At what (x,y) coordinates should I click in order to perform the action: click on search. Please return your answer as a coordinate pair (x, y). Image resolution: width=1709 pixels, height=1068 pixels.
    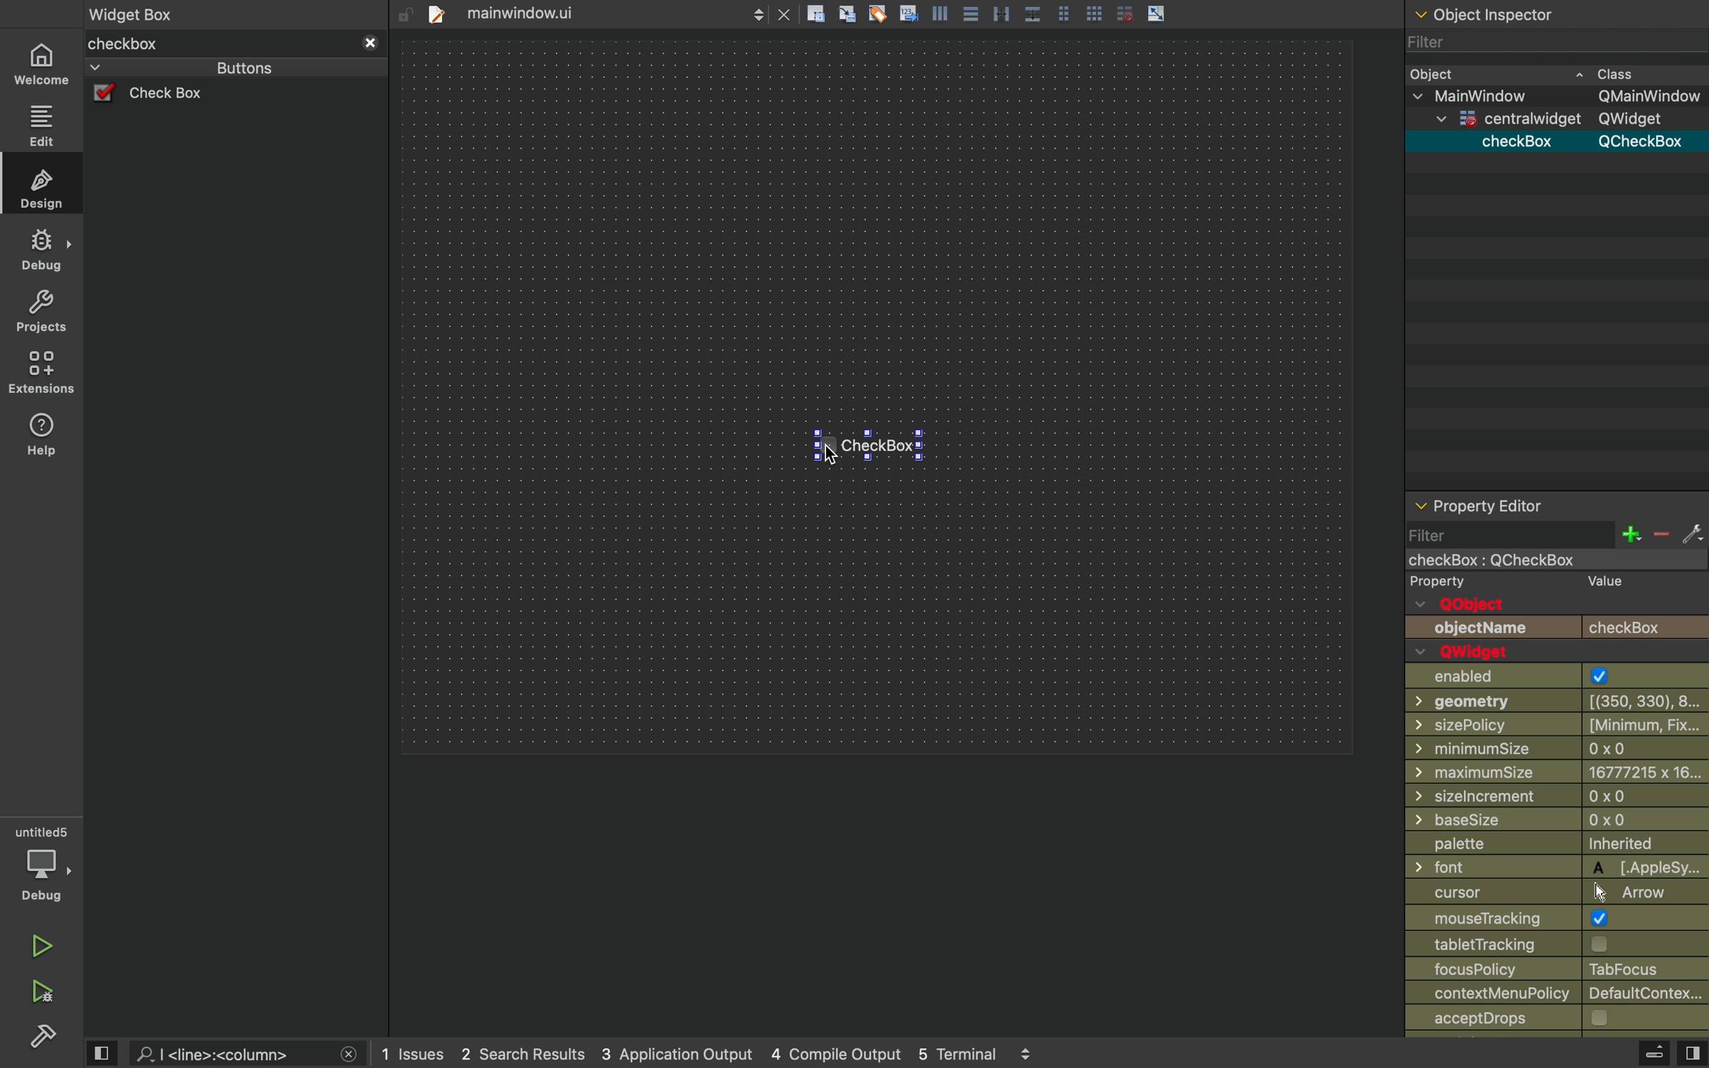
    Looking at the image, I should click on (226, 1055).